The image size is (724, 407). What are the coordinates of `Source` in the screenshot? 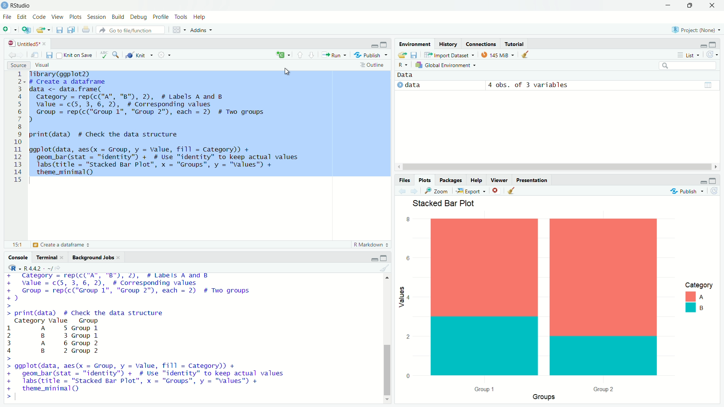 It's located at (18, 64).